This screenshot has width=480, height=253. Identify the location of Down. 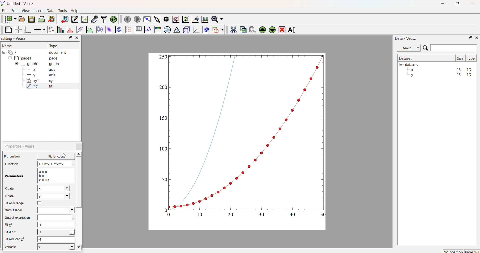
(272, 29).